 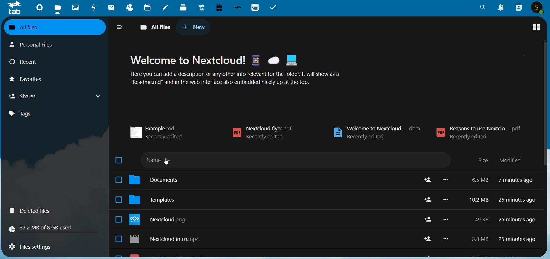 What do you see at coordinates (478, 211) in the screenshot?
I see `10.2 MB 6.5 MB 2 kb 954 kb` at bounding box center [478, 211].